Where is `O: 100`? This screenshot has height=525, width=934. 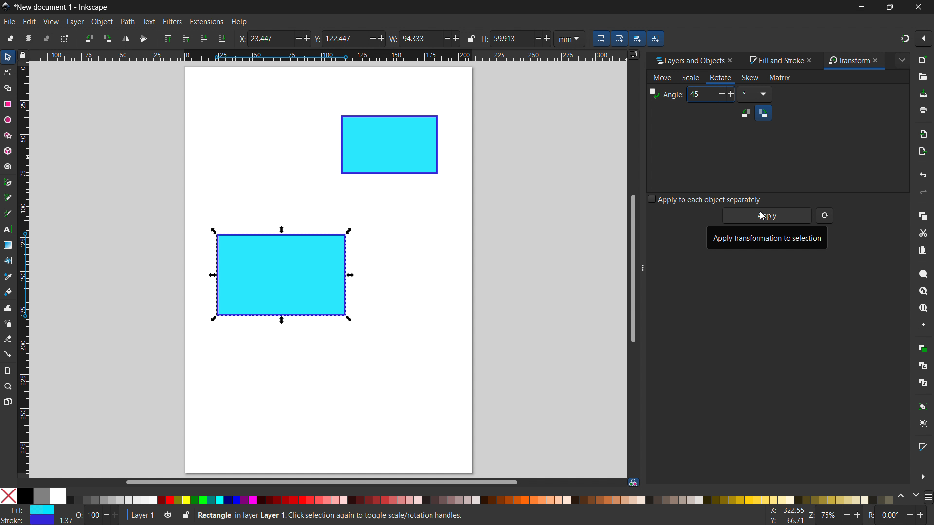 O: 100 is located at coordinates (98, 514).